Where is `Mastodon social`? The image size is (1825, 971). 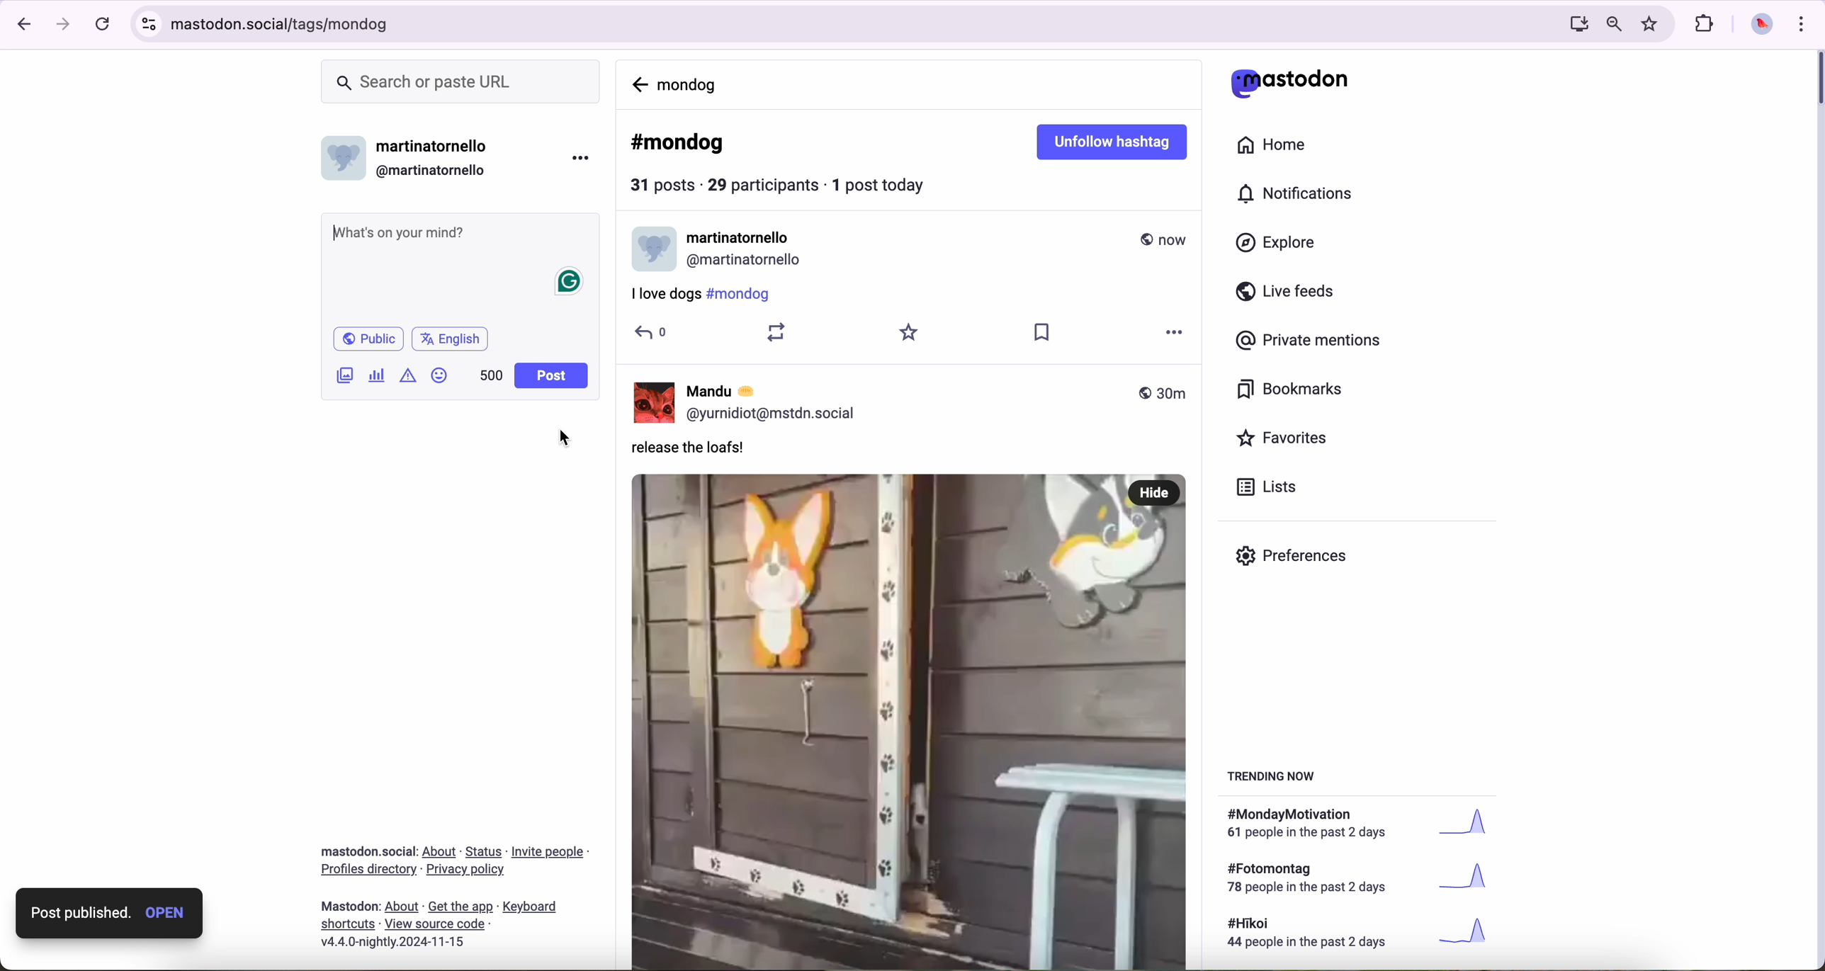 Mastodon social is located at coordinates (365, 851).